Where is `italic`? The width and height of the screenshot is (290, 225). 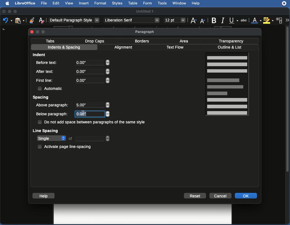 italic is located at coordinates (223, 20).